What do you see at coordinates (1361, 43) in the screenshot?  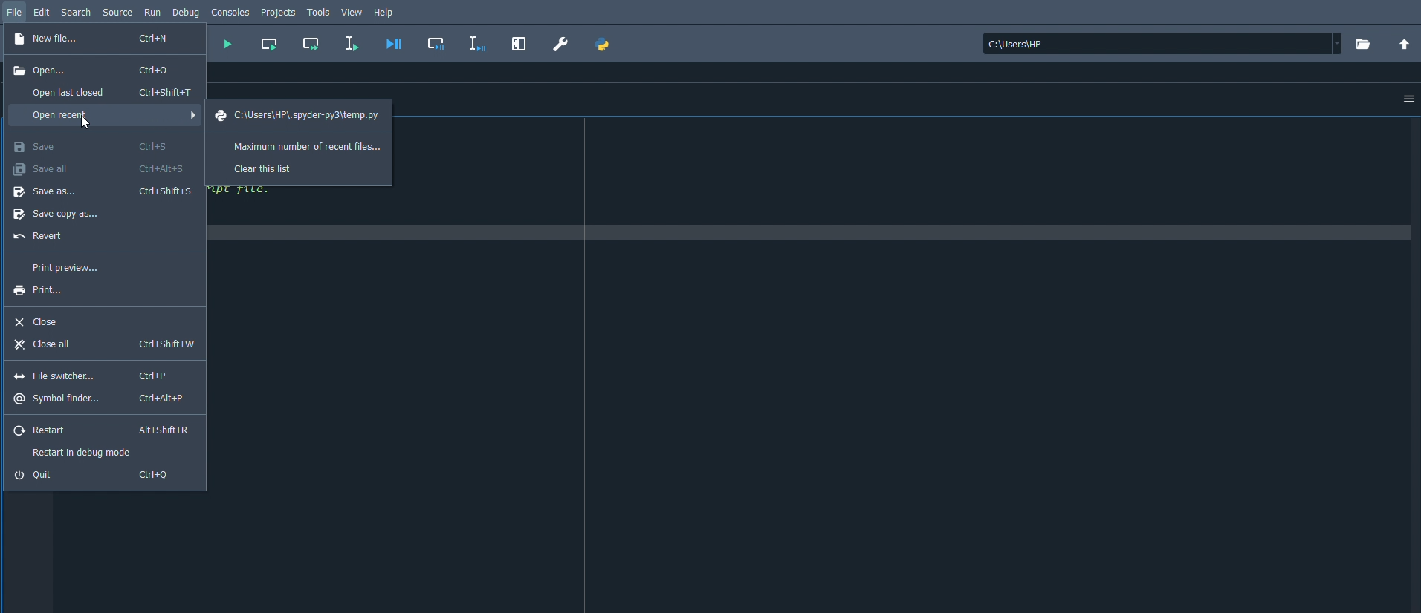 I see `Browse a working directory` at bounding box center [1361, 43].